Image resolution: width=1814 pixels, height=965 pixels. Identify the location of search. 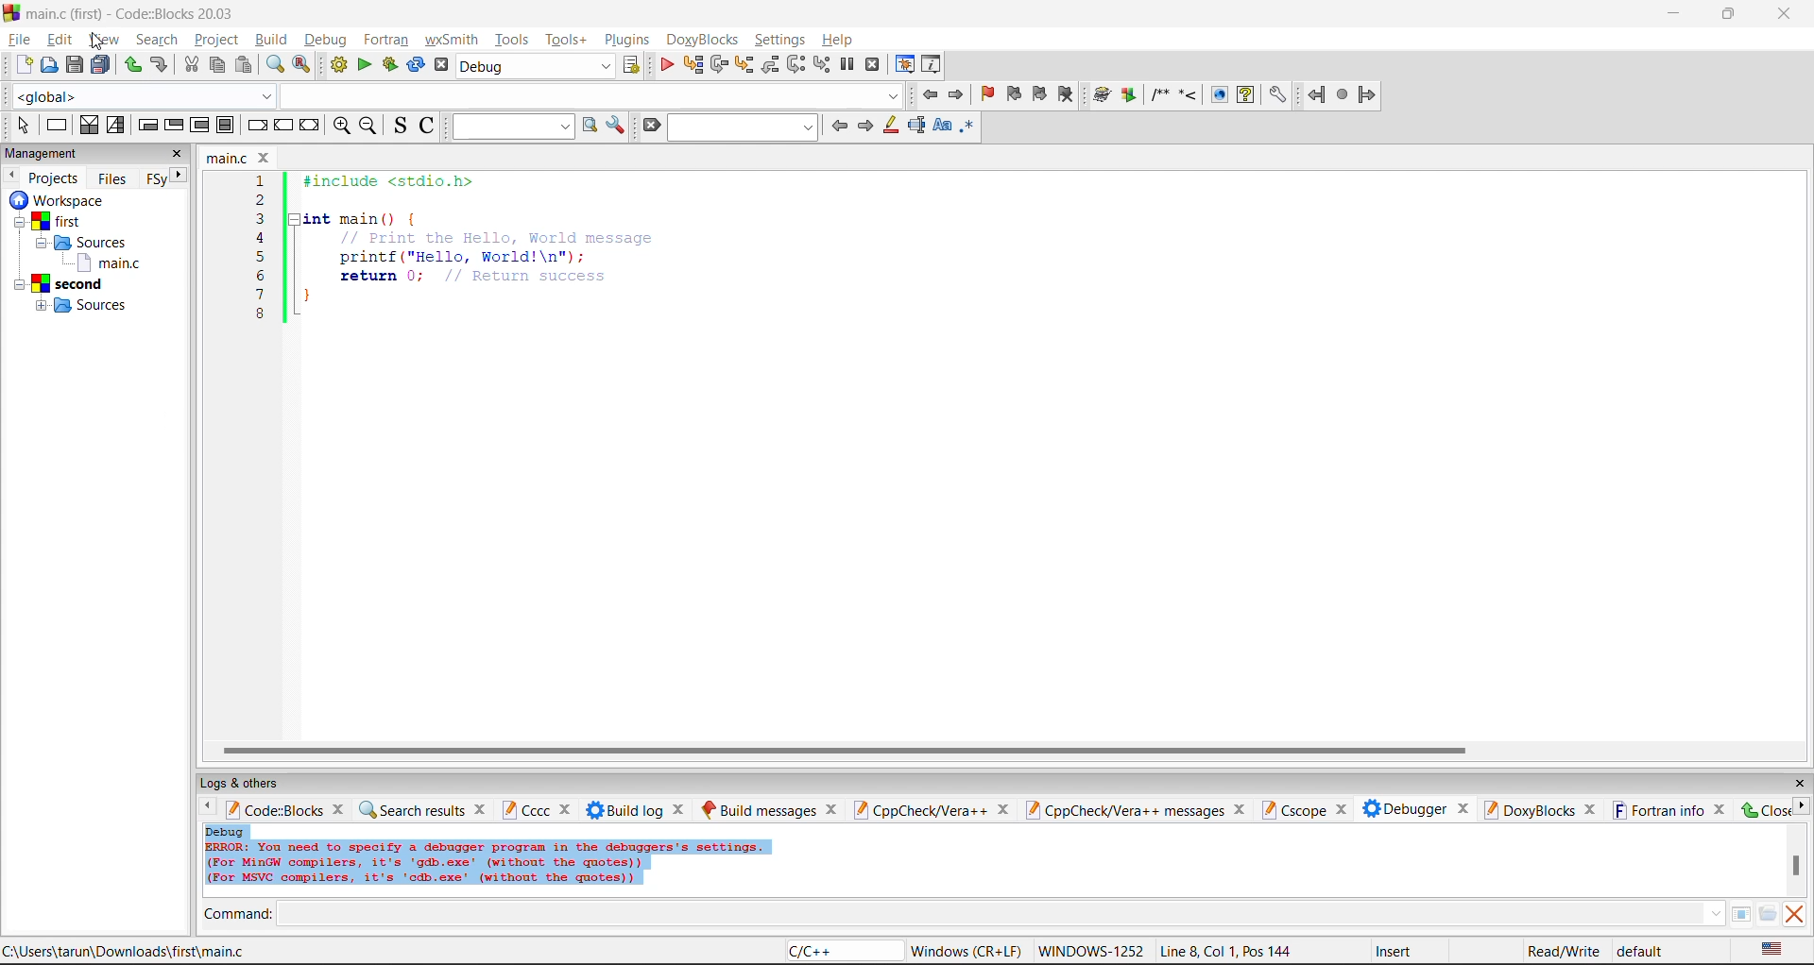
(743, 128).